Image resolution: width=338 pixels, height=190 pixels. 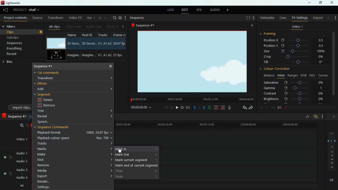 What do you see at coordinates (333, 117) in the screenshot?
I see `close` at bounding box center [333, 117].